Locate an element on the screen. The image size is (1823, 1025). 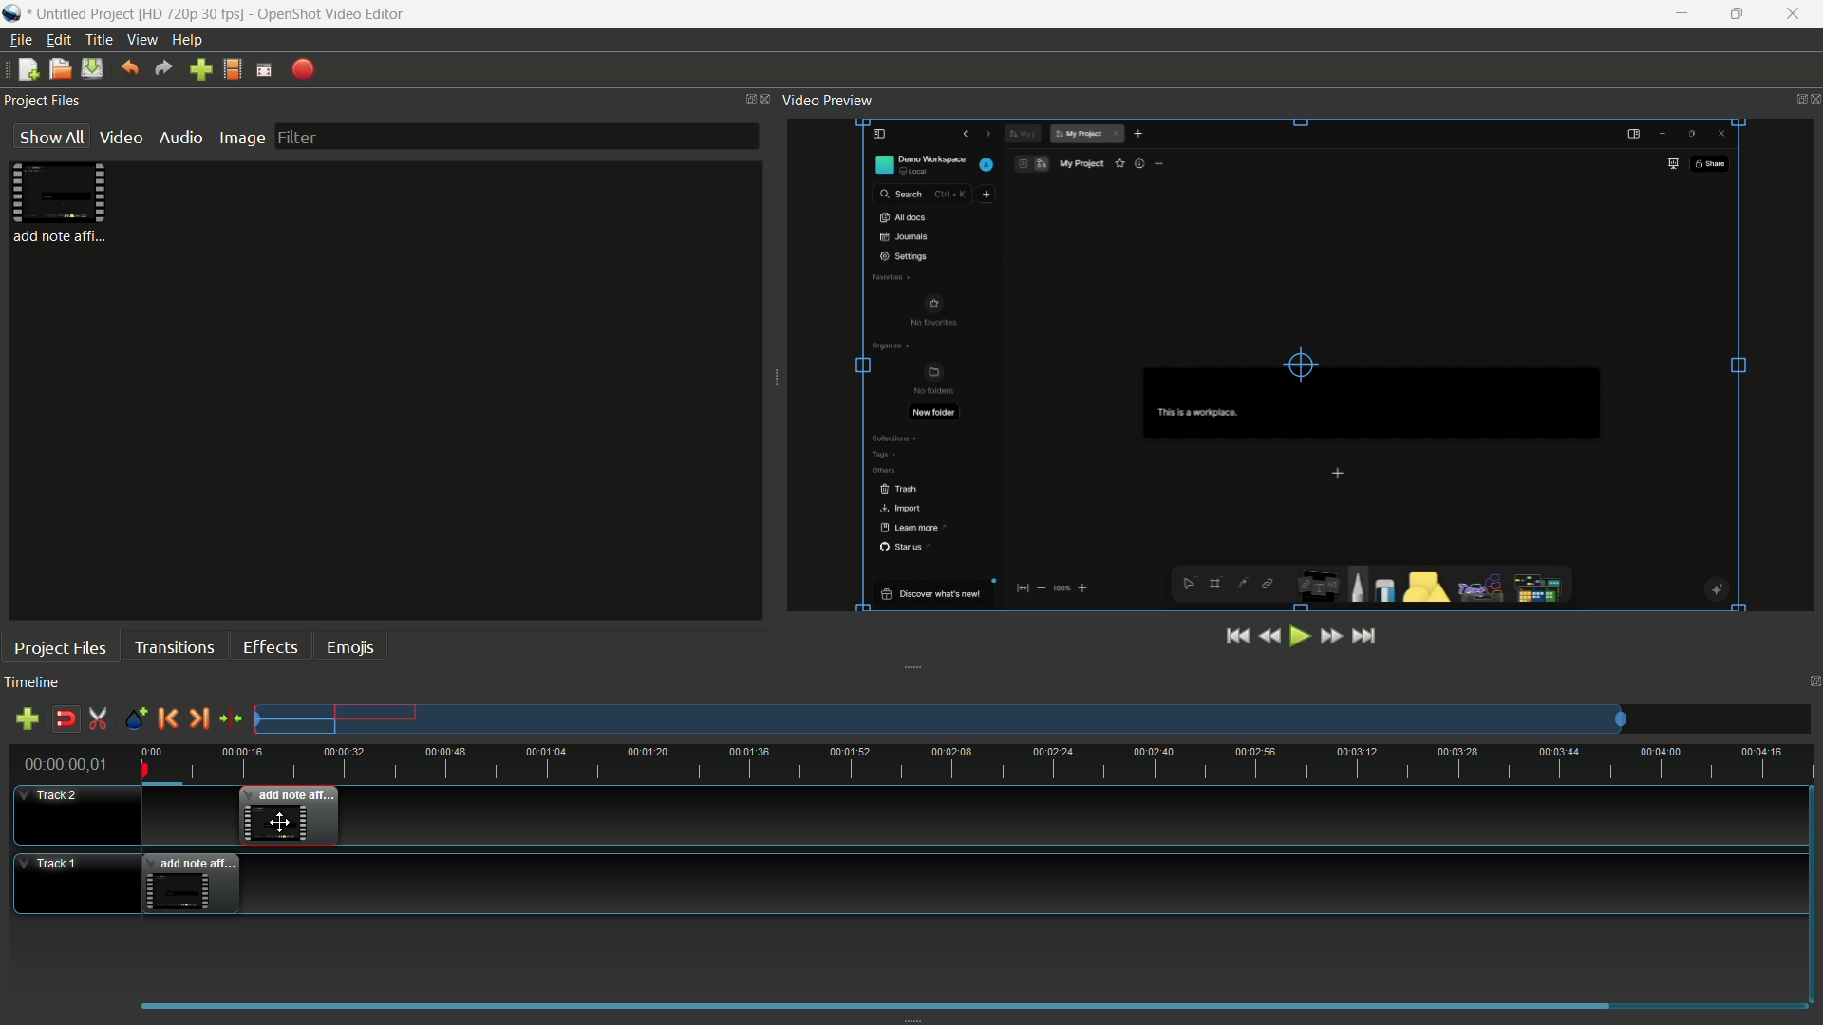
close timeline is located at coordinates (1813, 680).